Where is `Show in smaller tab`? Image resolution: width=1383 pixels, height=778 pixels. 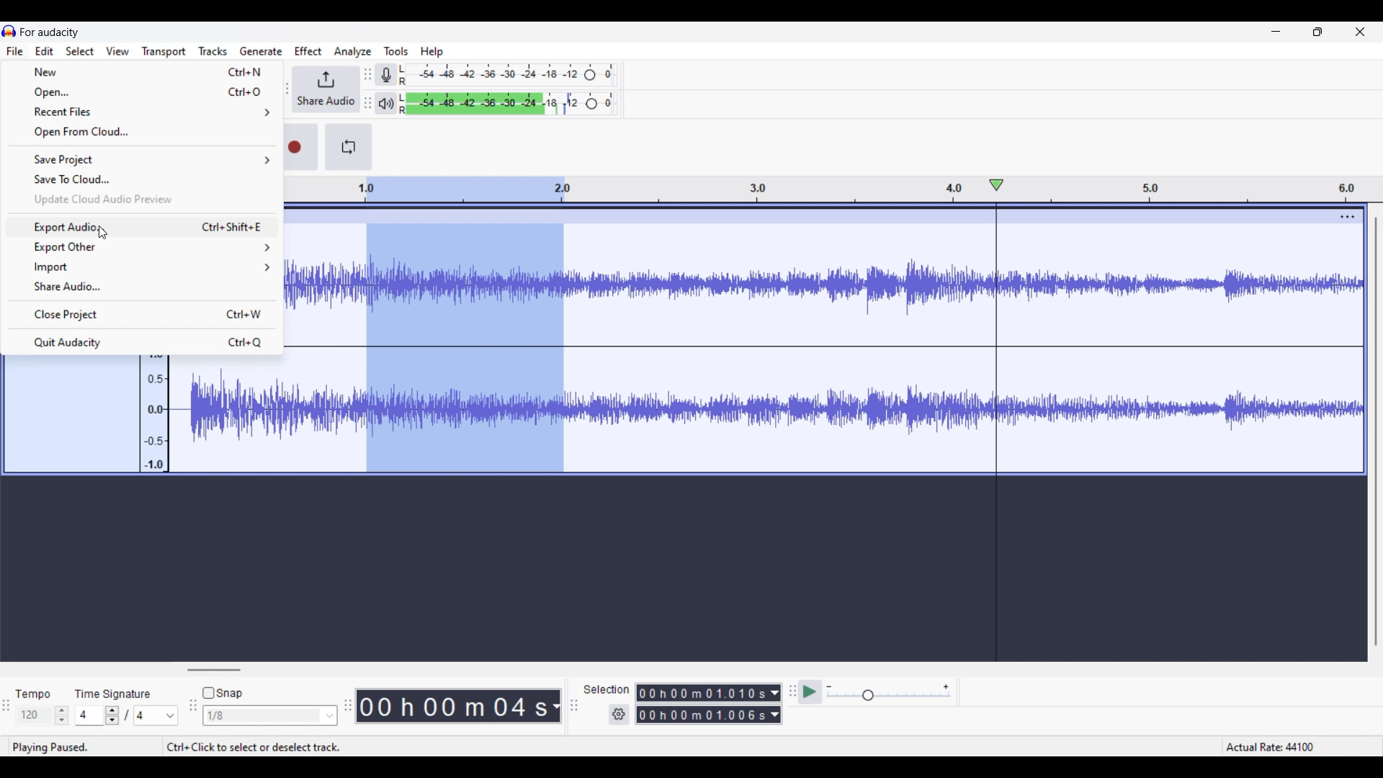
Show in smaller tab is located at coordinates (1317, 32).